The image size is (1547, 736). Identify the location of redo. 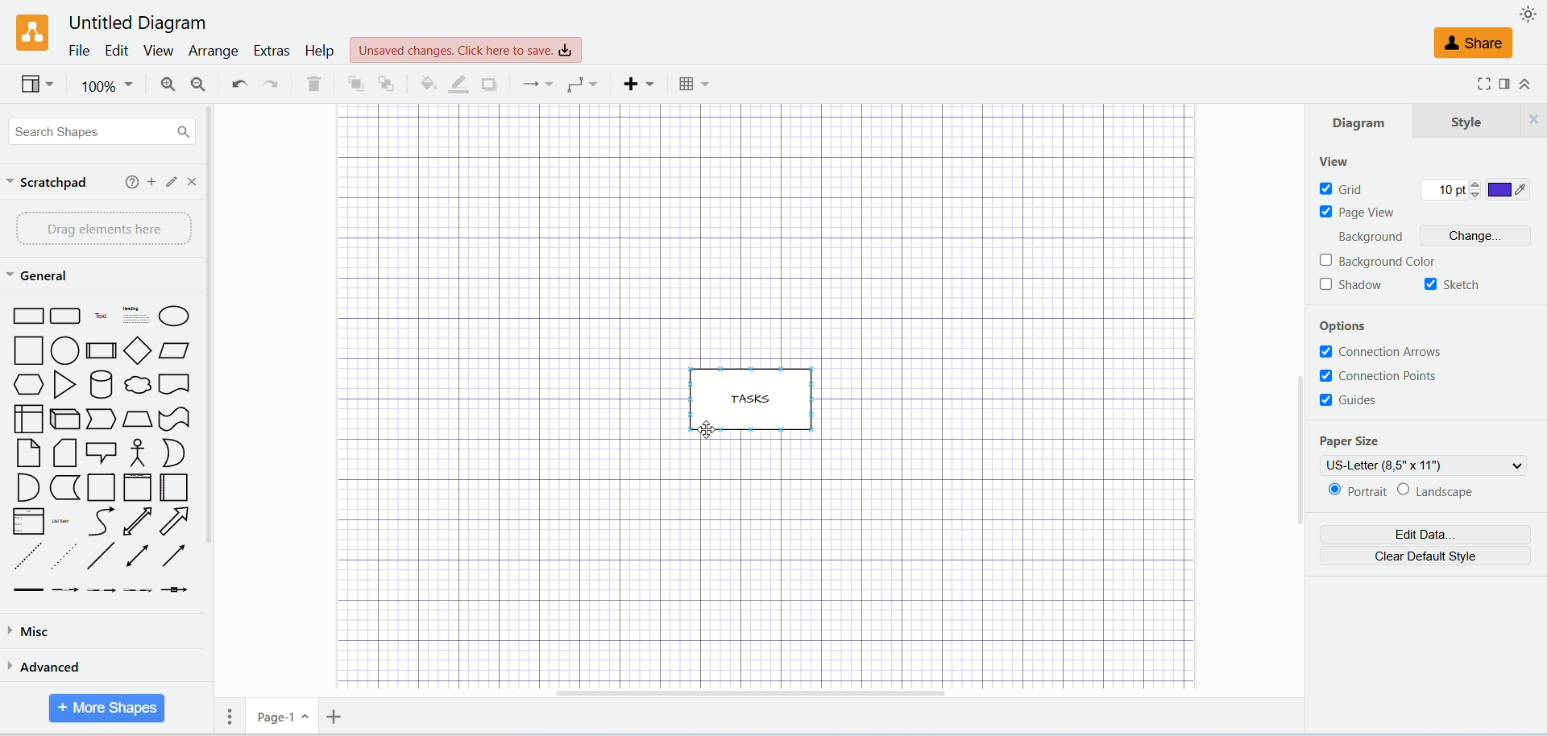
(272, 84).